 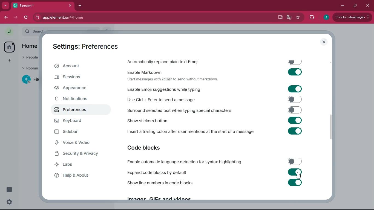 I want to click on sessions, so click(x=77, y=78).